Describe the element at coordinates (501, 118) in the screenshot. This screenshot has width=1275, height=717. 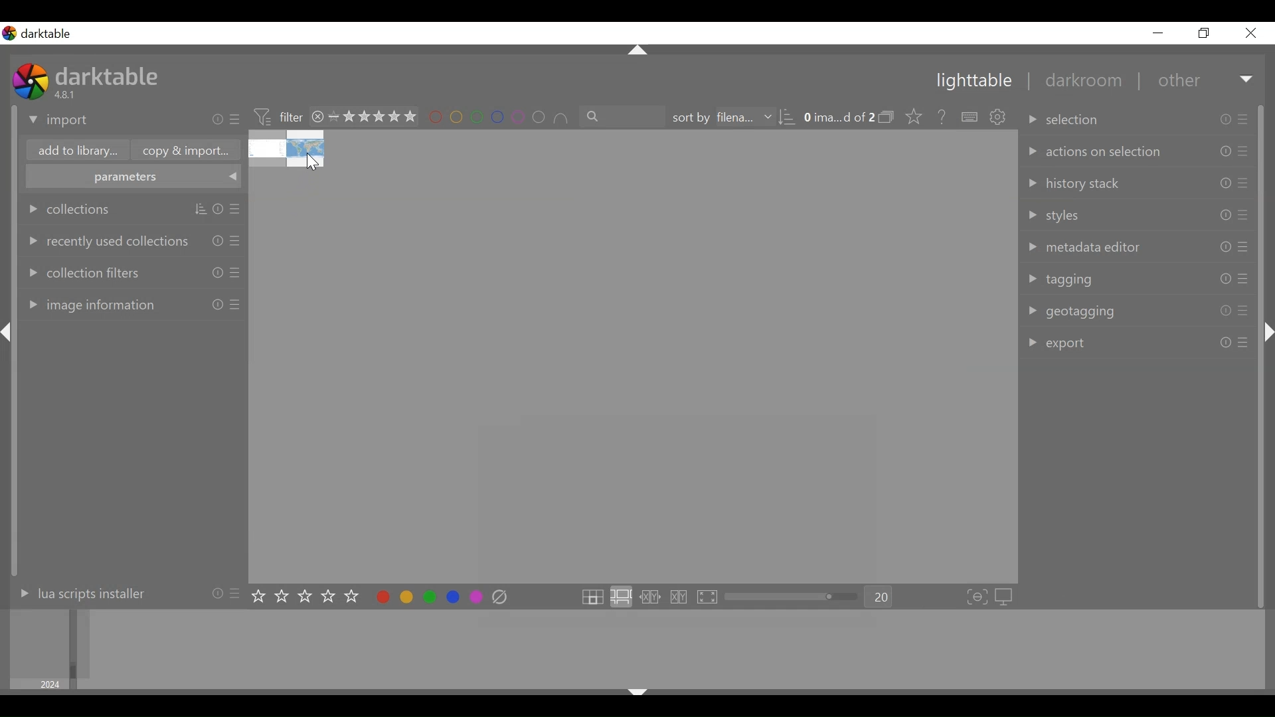
I see `set color labels` at that location.